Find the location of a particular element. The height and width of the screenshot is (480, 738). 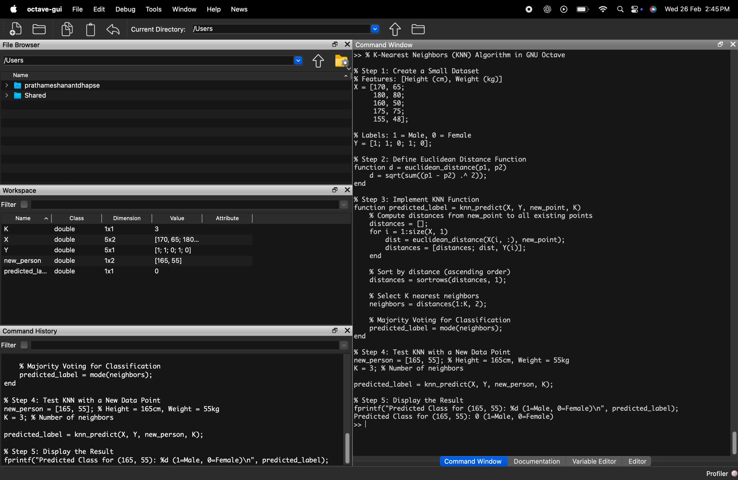

search is located at coordinates (618, 10).